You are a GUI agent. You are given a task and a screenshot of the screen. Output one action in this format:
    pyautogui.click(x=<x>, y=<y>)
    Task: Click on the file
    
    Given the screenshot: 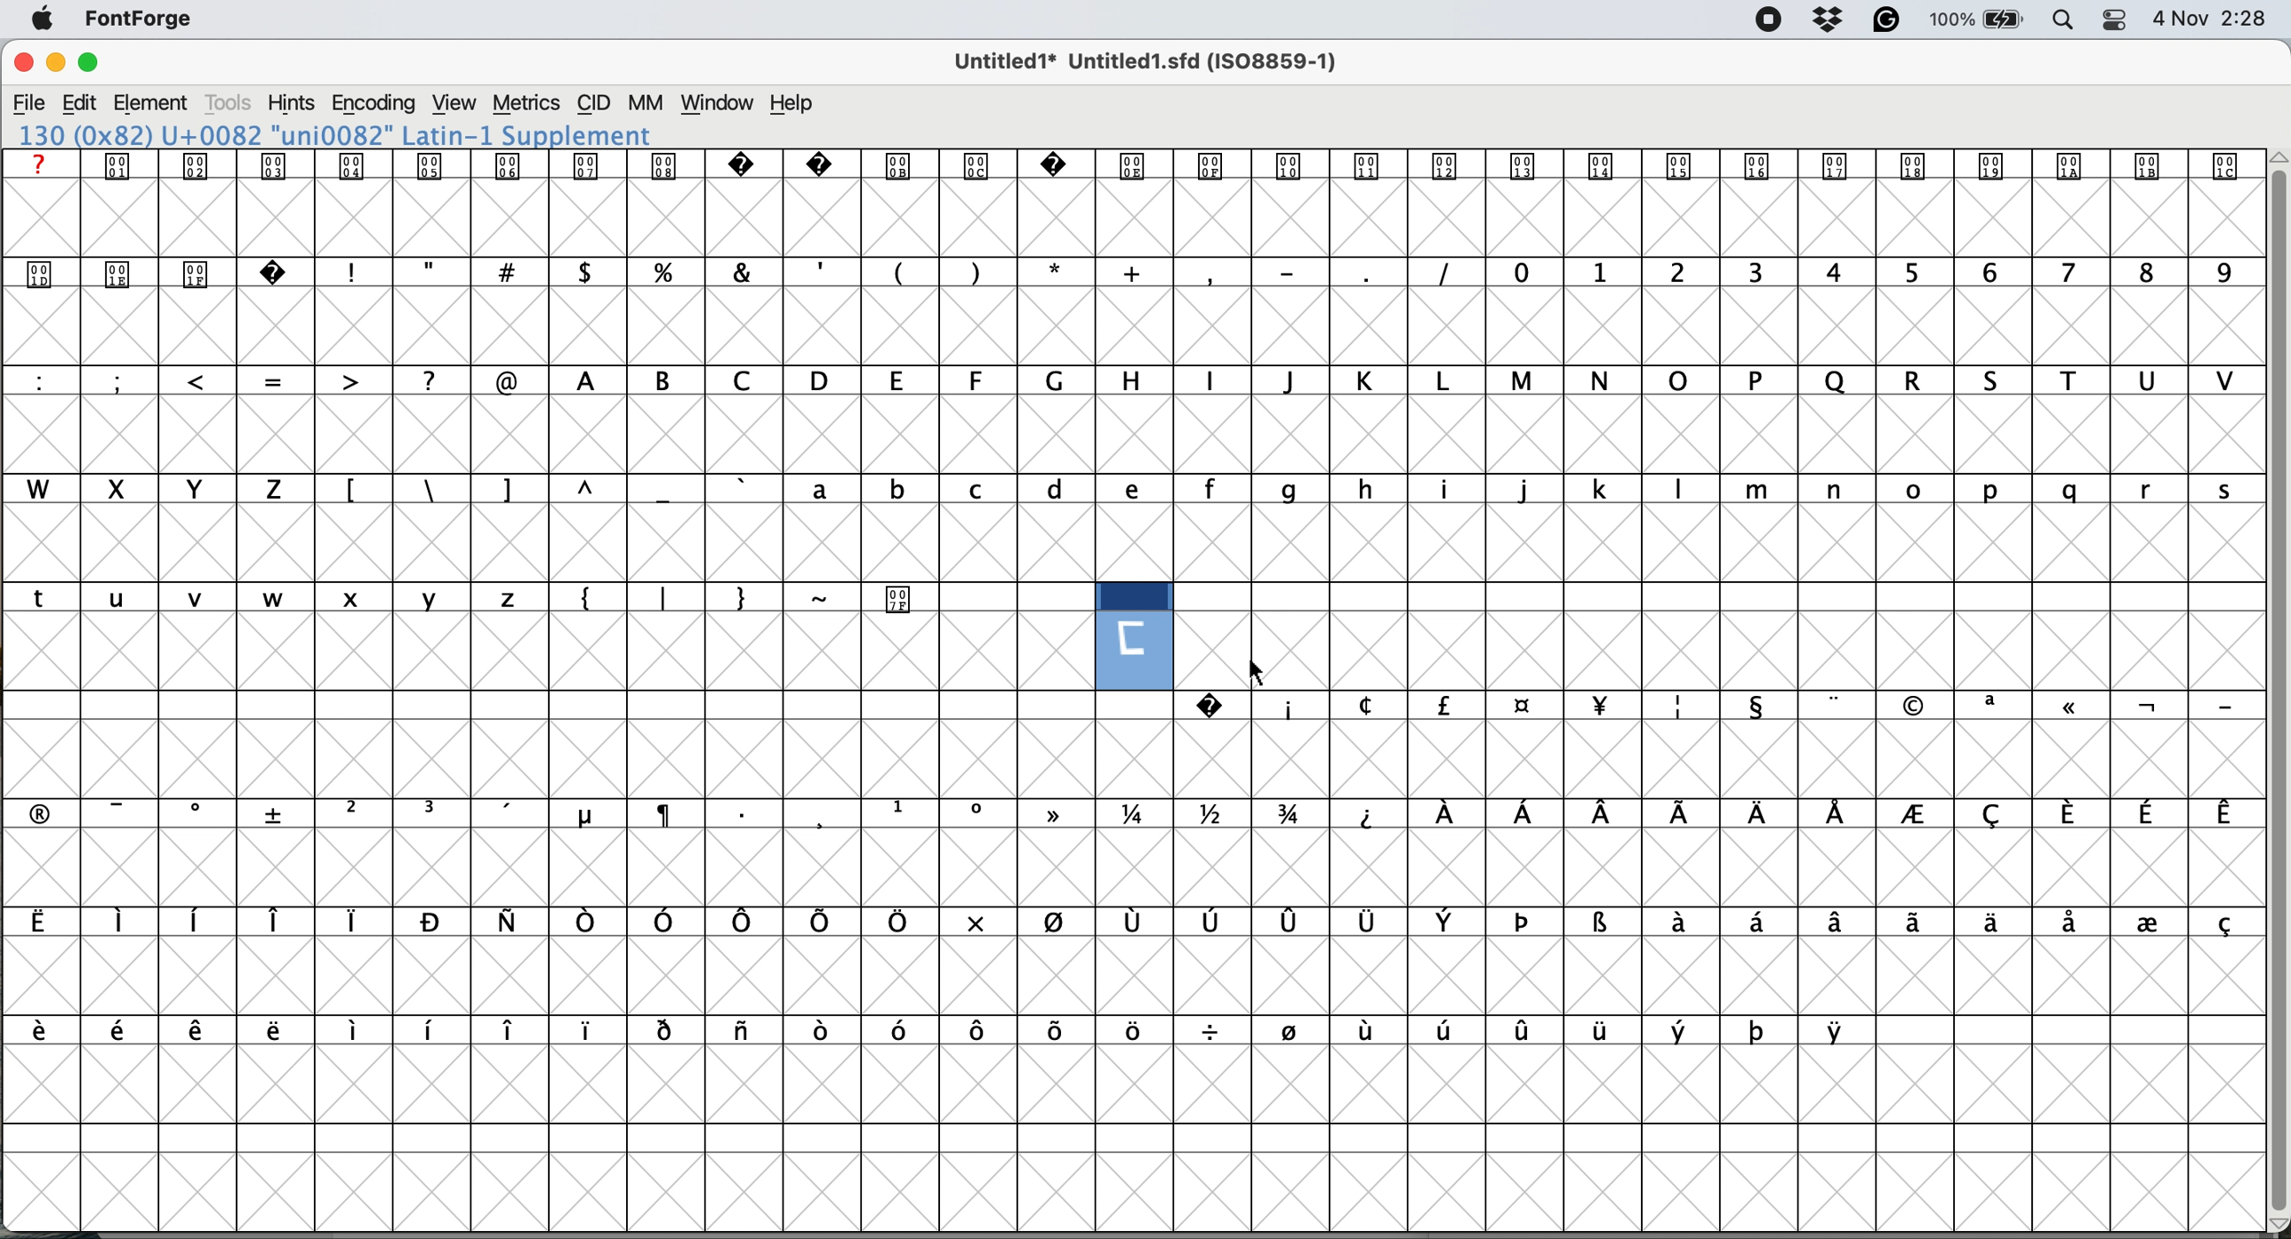 What is the action you would take?
    pyautogui.click(x=30, y=103)
    